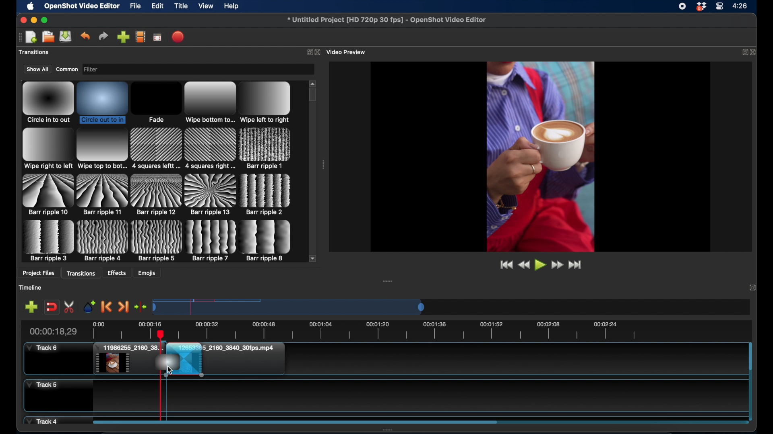 The image size is (773, 434). Describe the element at coordinates (128, 359) in the screenshot. I see `clip` at that location.